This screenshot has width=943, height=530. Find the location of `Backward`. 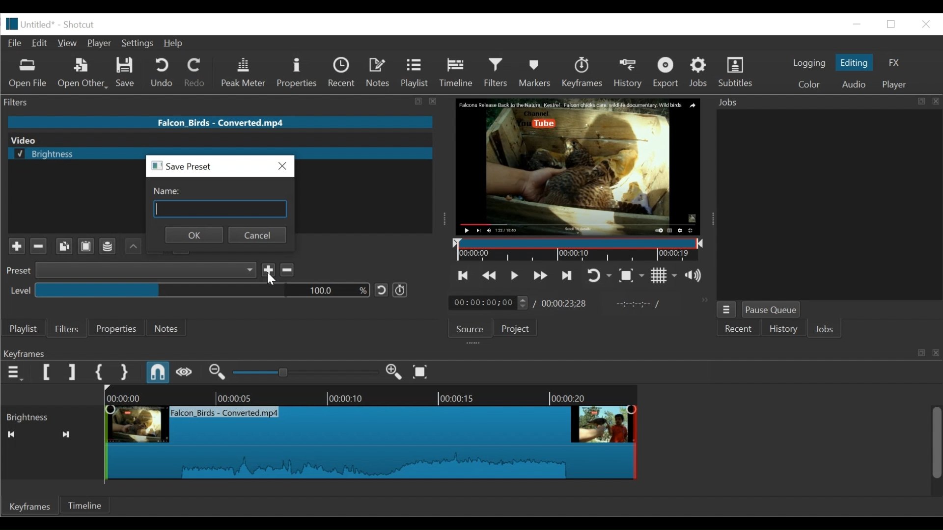

Backward is located at coordinates (130, 246).